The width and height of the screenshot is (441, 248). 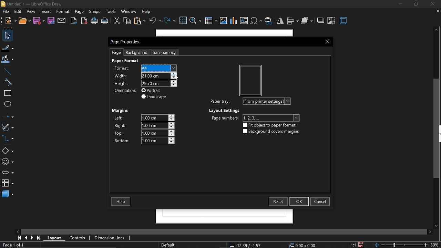 I want to click on shadow, so click(x=320, y=21).